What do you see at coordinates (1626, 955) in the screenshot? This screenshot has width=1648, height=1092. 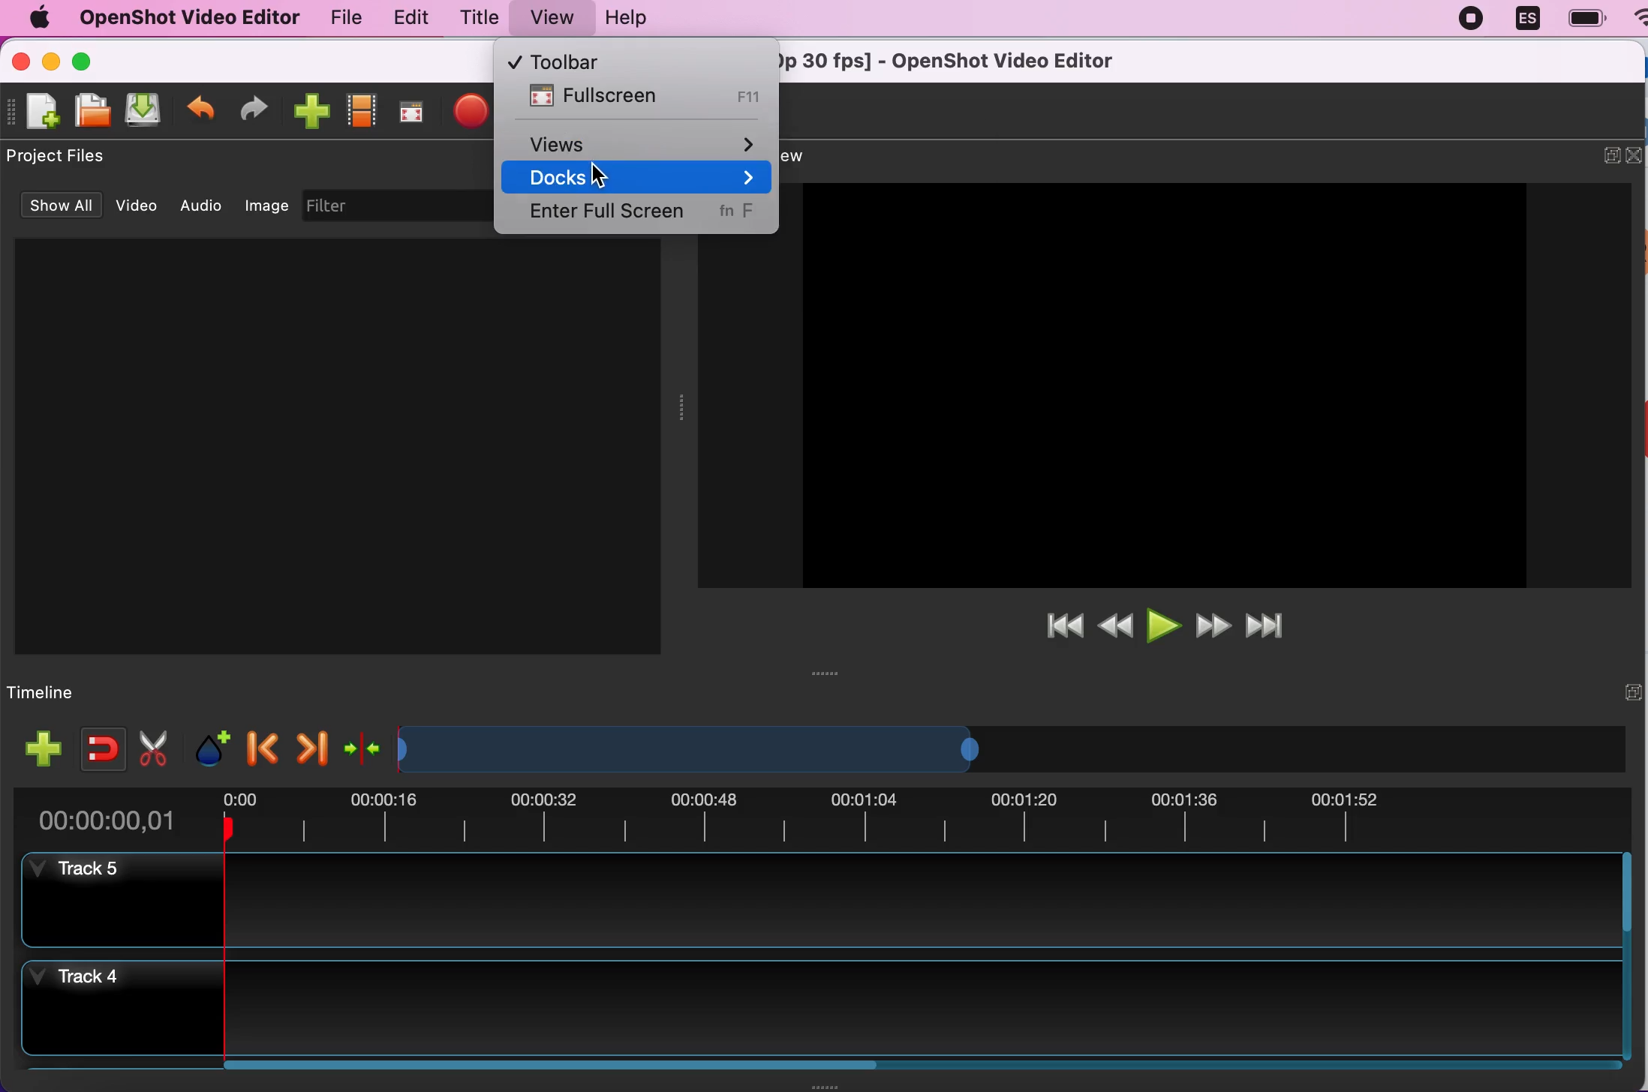 I see `Vertical slide bar` at bounding box center [1626, 955].